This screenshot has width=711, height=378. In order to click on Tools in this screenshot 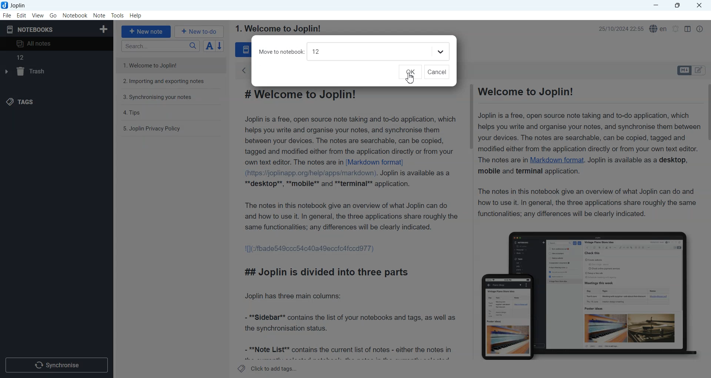, I will do `click(118, 16)`.